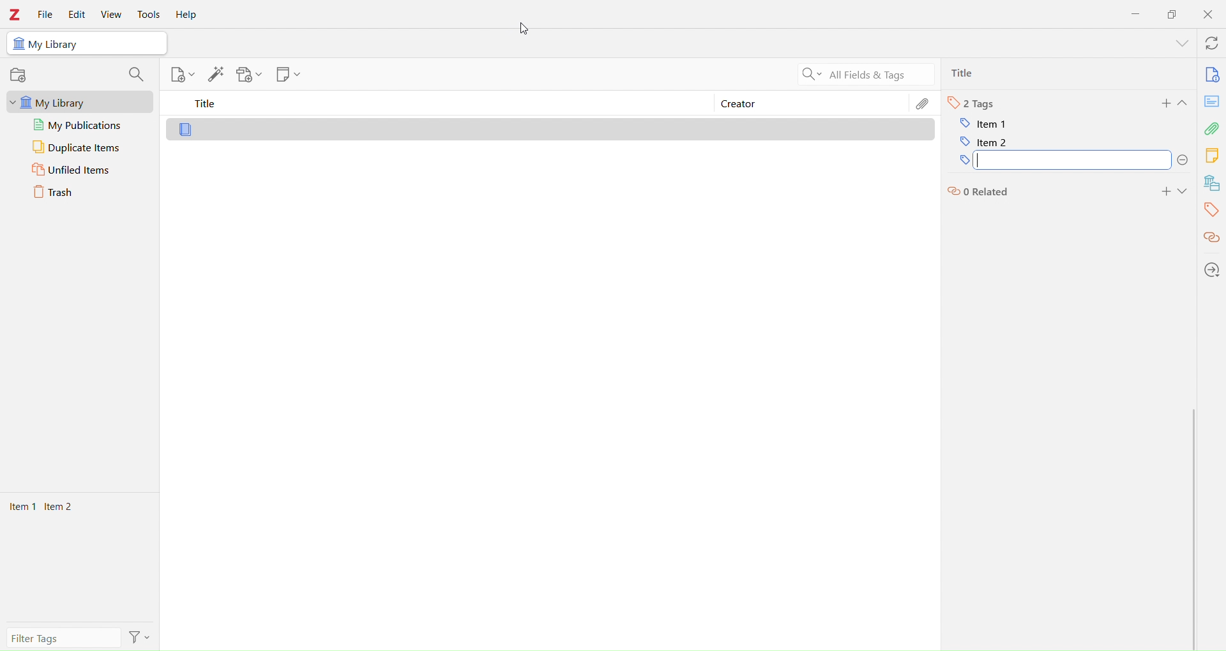  Describe the element at coordinates (75, 636) in the screenshot. I see `filter tags` at that location.